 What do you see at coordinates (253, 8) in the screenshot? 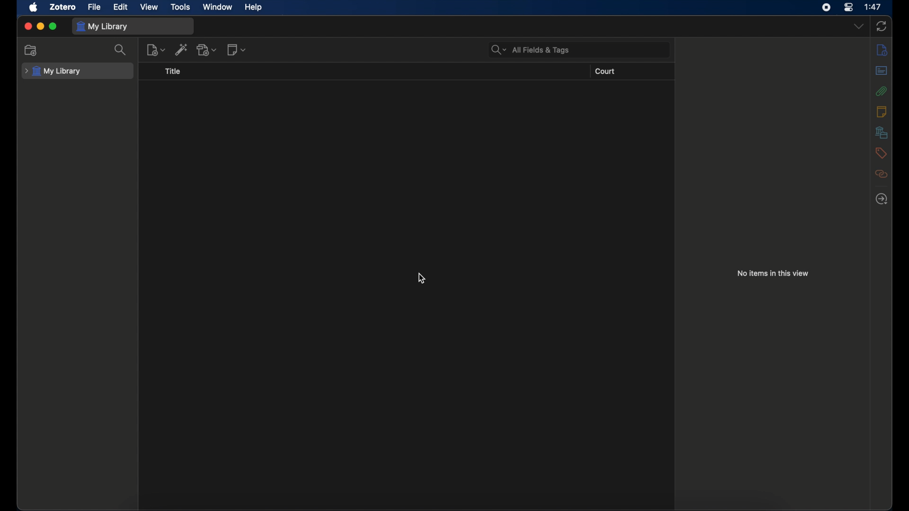
I see `help` at bounding box center [253, 8].